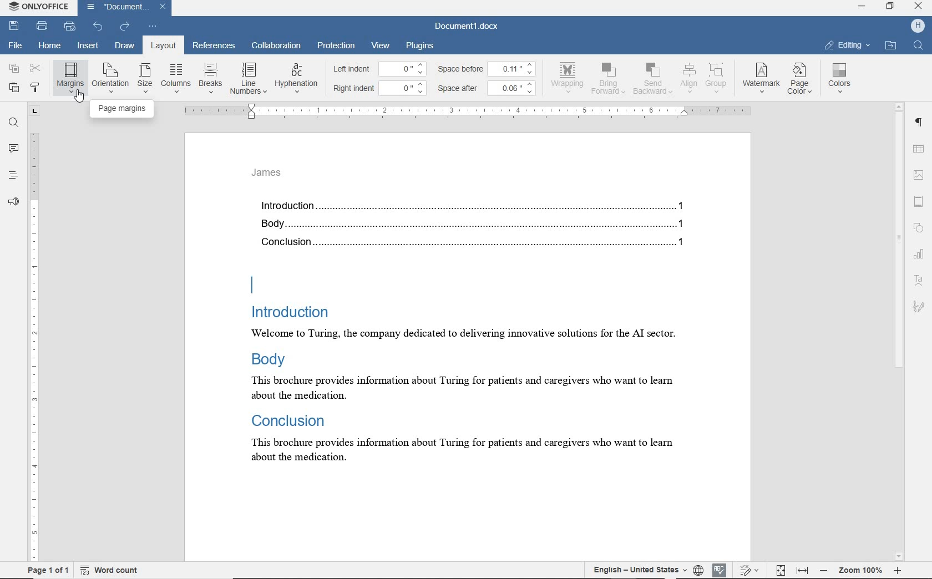  Describe the element at coordinates (354, 89) in the screenshot. I see `right indent` at that location.